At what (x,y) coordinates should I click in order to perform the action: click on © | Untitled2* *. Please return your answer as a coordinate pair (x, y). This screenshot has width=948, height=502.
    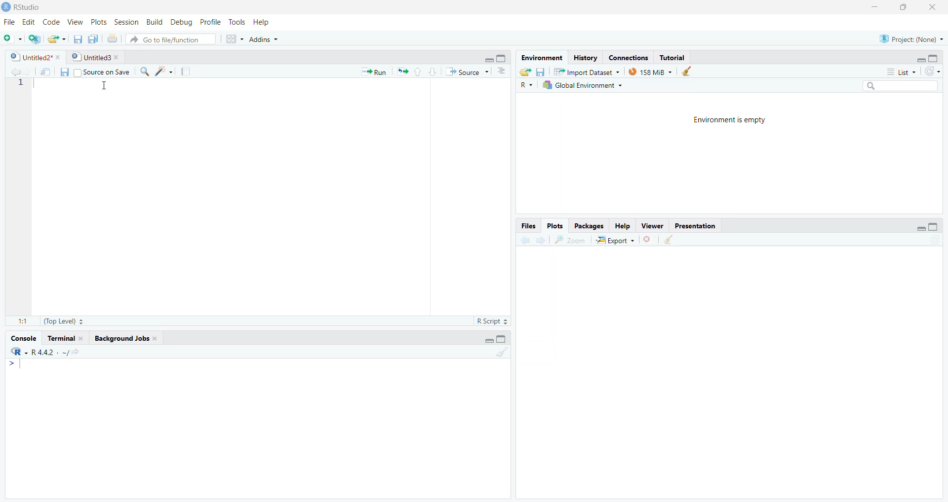
    Looking at the image, I should click on (32, 56).